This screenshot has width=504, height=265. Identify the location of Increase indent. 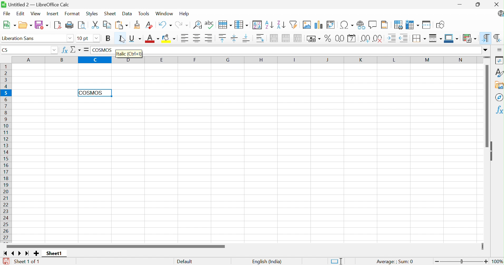
(392, 38).